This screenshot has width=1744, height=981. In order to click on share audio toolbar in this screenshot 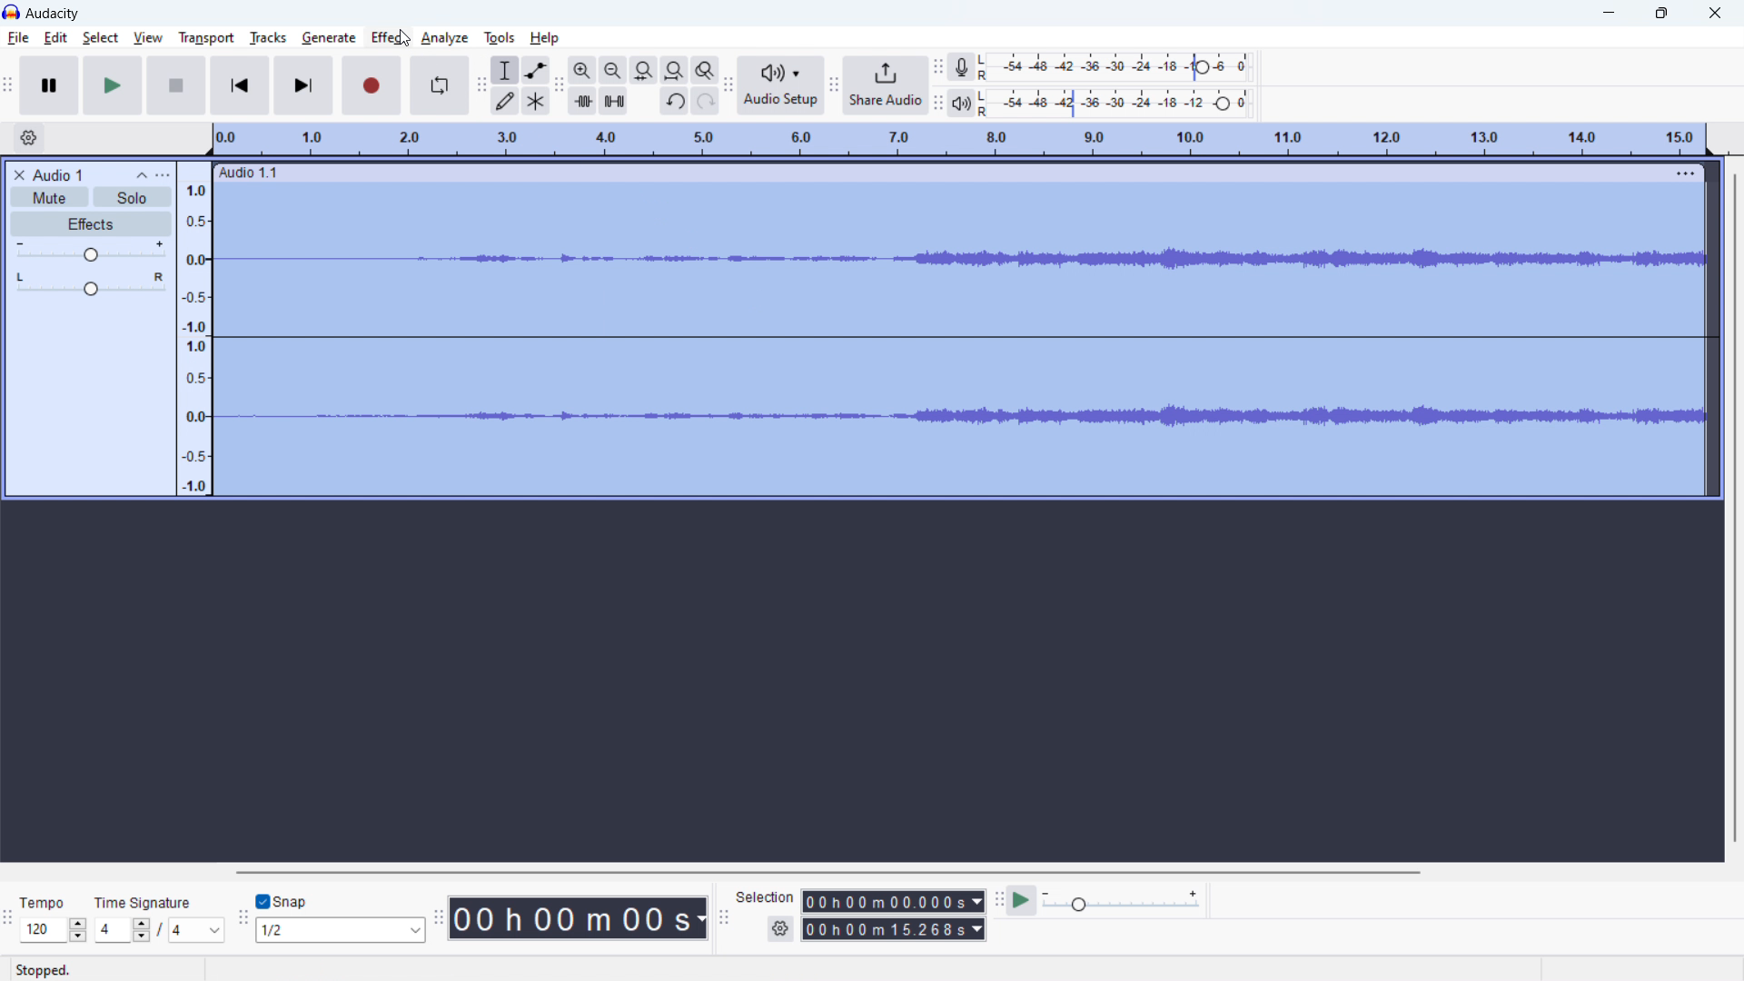, I will do `click(835, 84)`.